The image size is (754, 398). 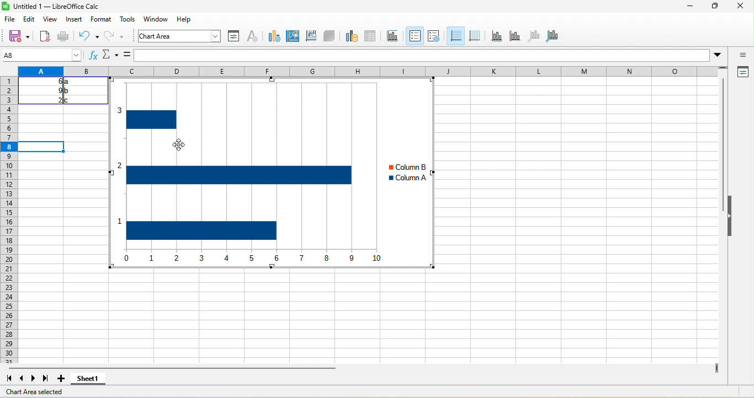 What do you see at coordinates (10, 232) in the screenshot?
I see `rows` at bounding box center [10, 232].